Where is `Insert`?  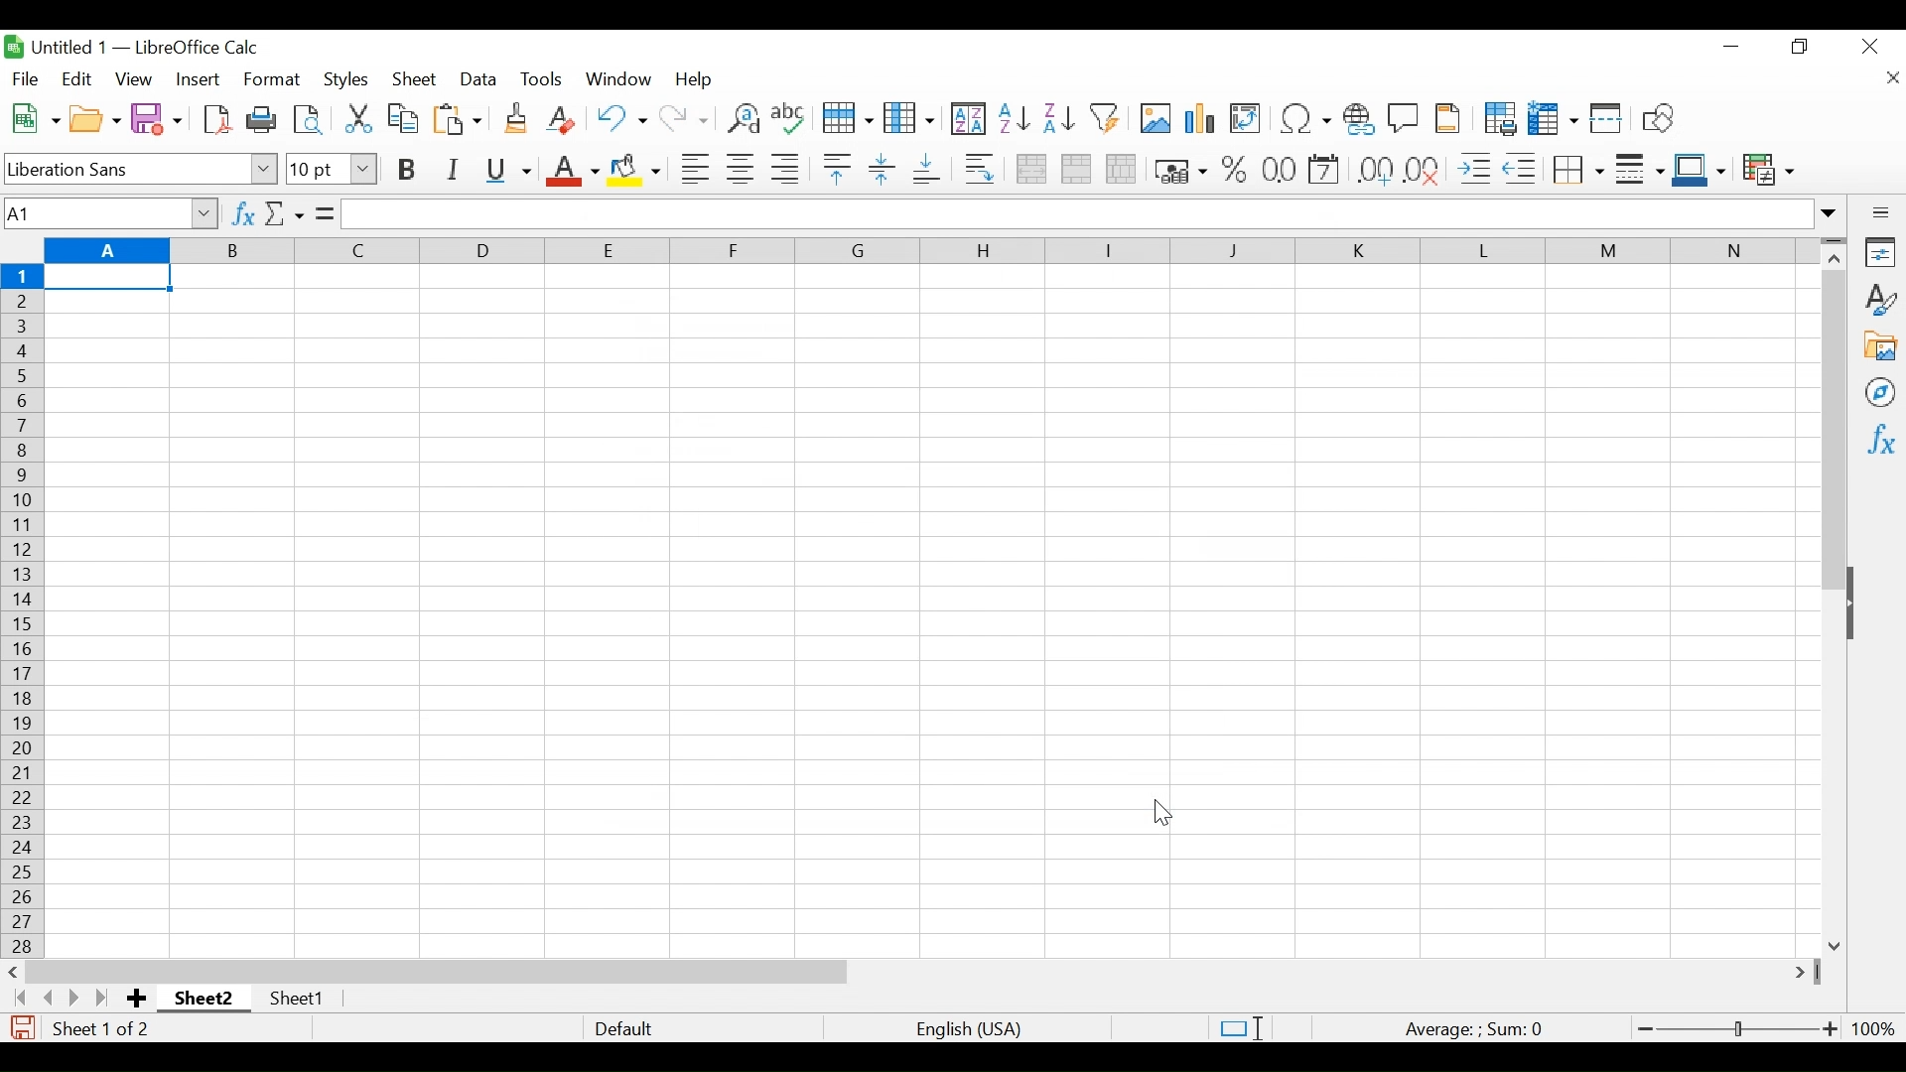 Insert is located at coordinates (199, 78).